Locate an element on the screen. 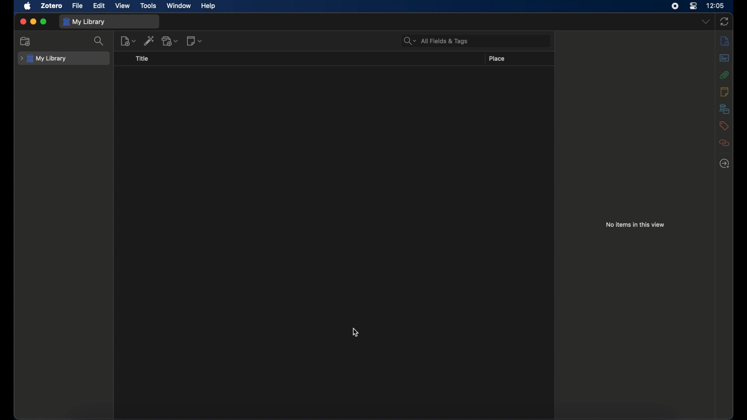 The image size is (747, 420). attachments is located at coordinates (724, 75).